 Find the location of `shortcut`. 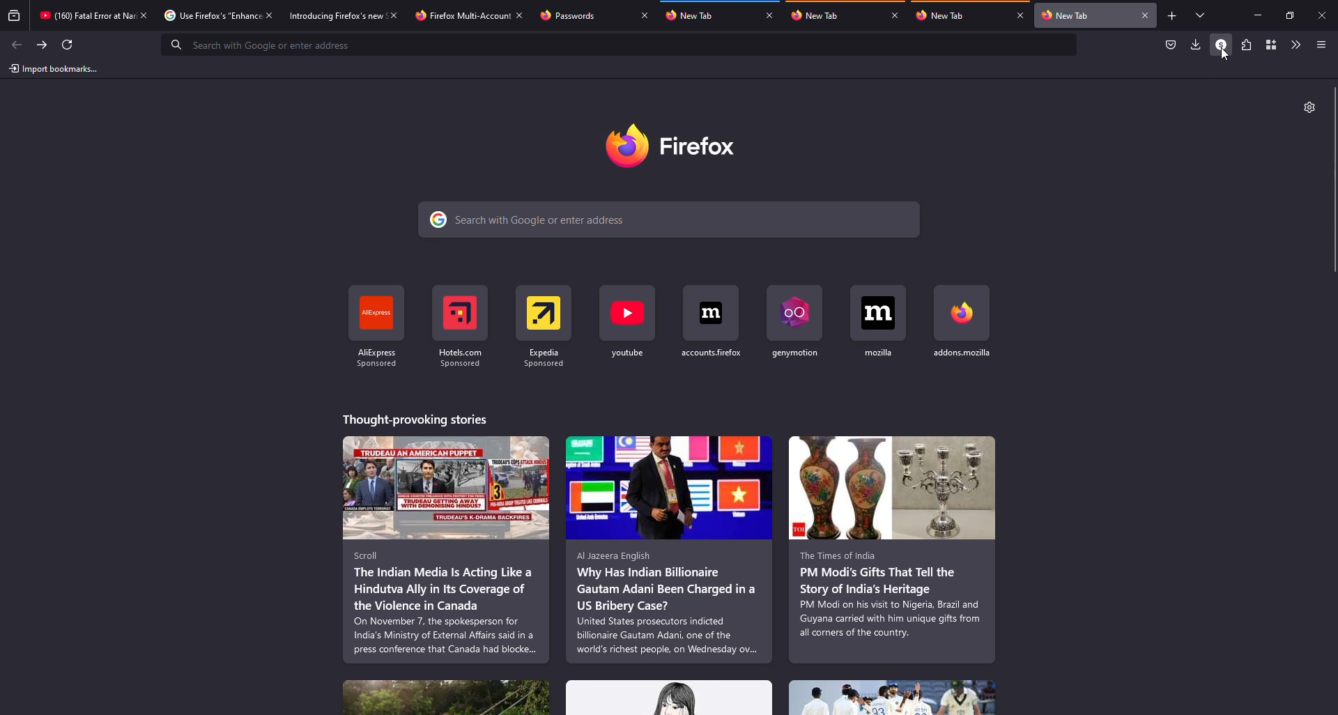

shortcut is located at coordinates (879, 322).